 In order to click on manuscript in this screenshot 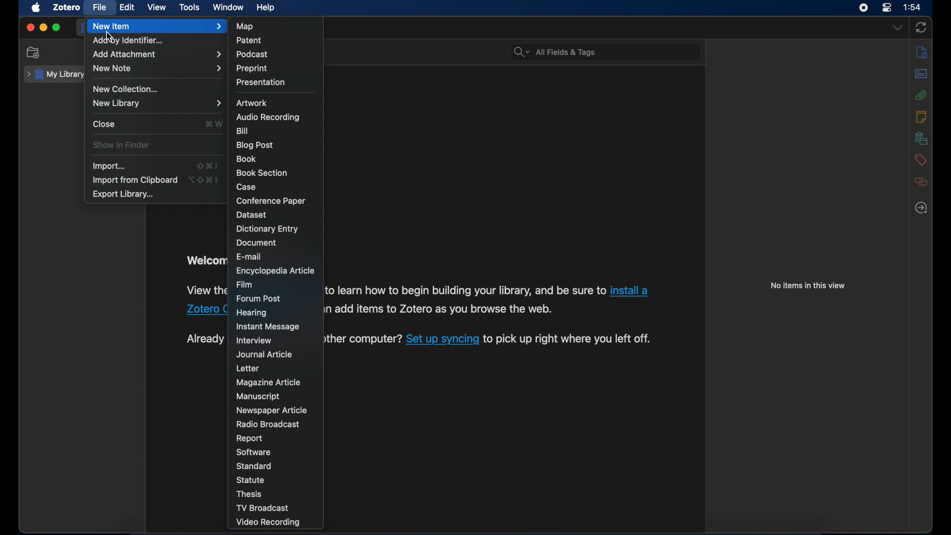, I will do `click(258, 397)`.